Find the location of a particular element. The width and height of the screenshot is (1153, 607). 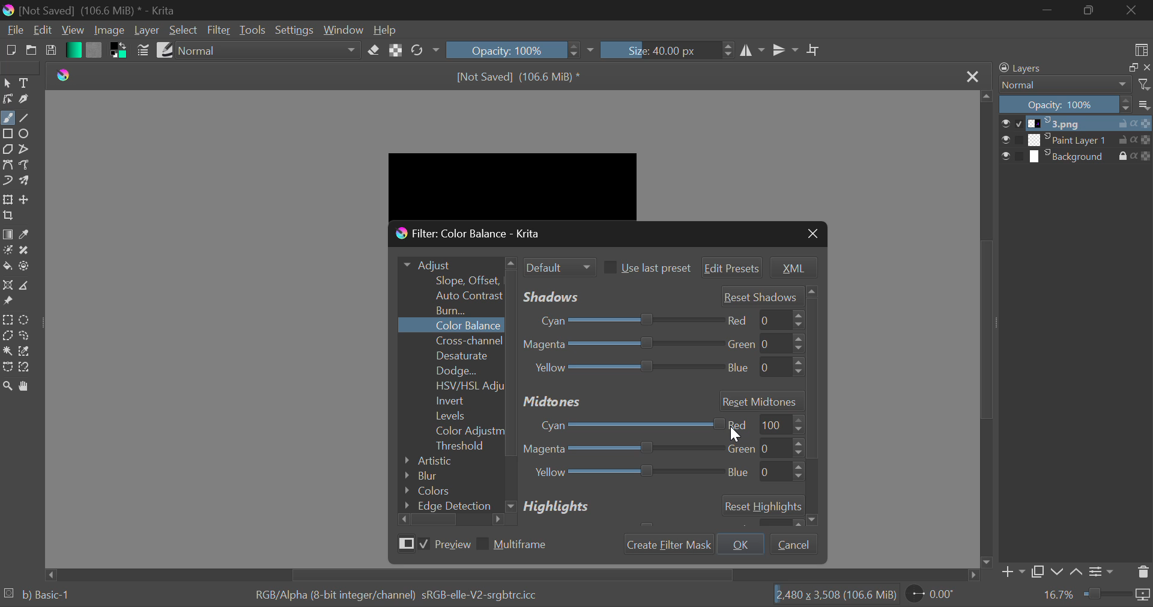

Restore Down is located at coordinates (1049, 10).